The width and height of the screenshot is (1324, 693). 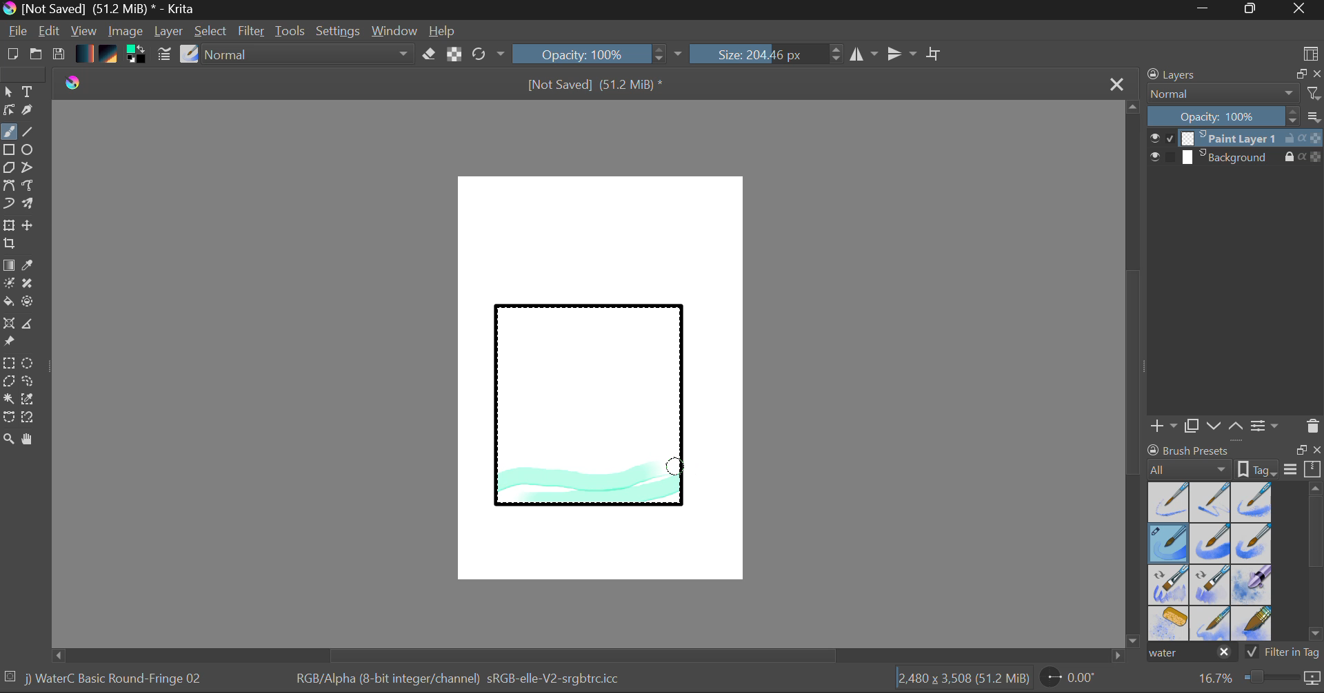 I want to click on Water C - Grain Tilt, so click(x=1170, y=585).